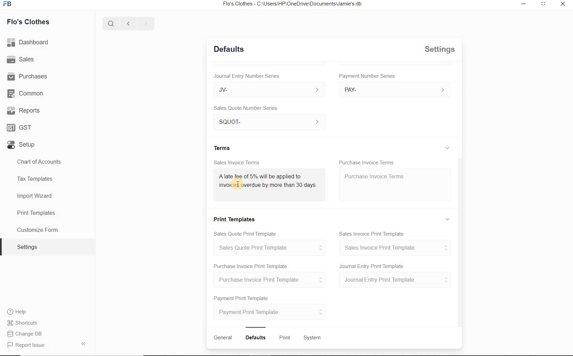 Image resolution: width=573 pixels, height=356 pixels. What do you see at coordinates (27, 94) in the screenshot?
I see `Common` at bounding box center [27, 94].